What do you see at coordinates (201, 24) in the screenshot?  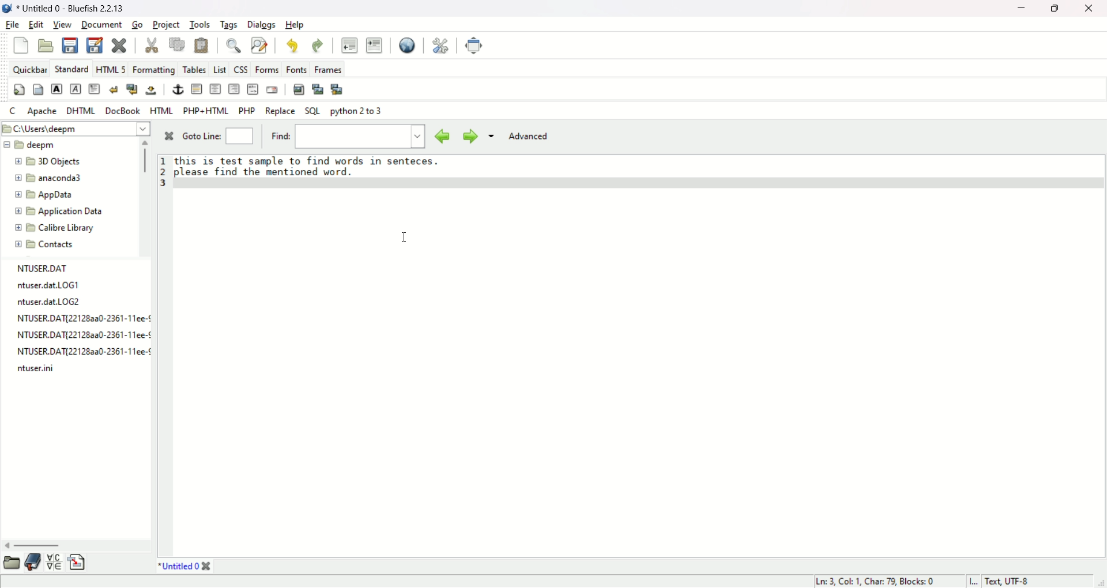 I see `tools` at bounding box center [201, 24].